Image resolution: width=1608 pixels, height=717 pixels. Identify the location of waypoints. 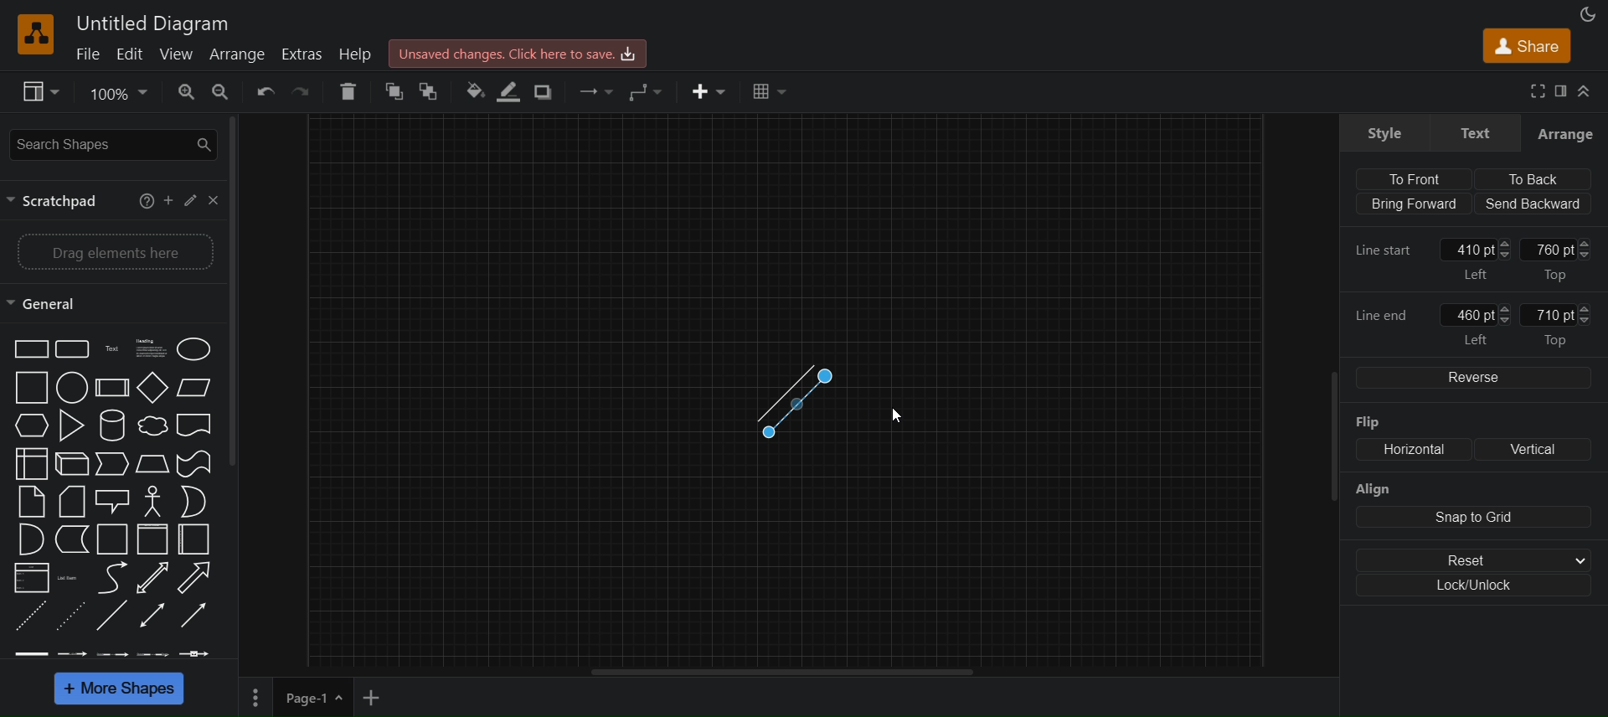
(649, 94).